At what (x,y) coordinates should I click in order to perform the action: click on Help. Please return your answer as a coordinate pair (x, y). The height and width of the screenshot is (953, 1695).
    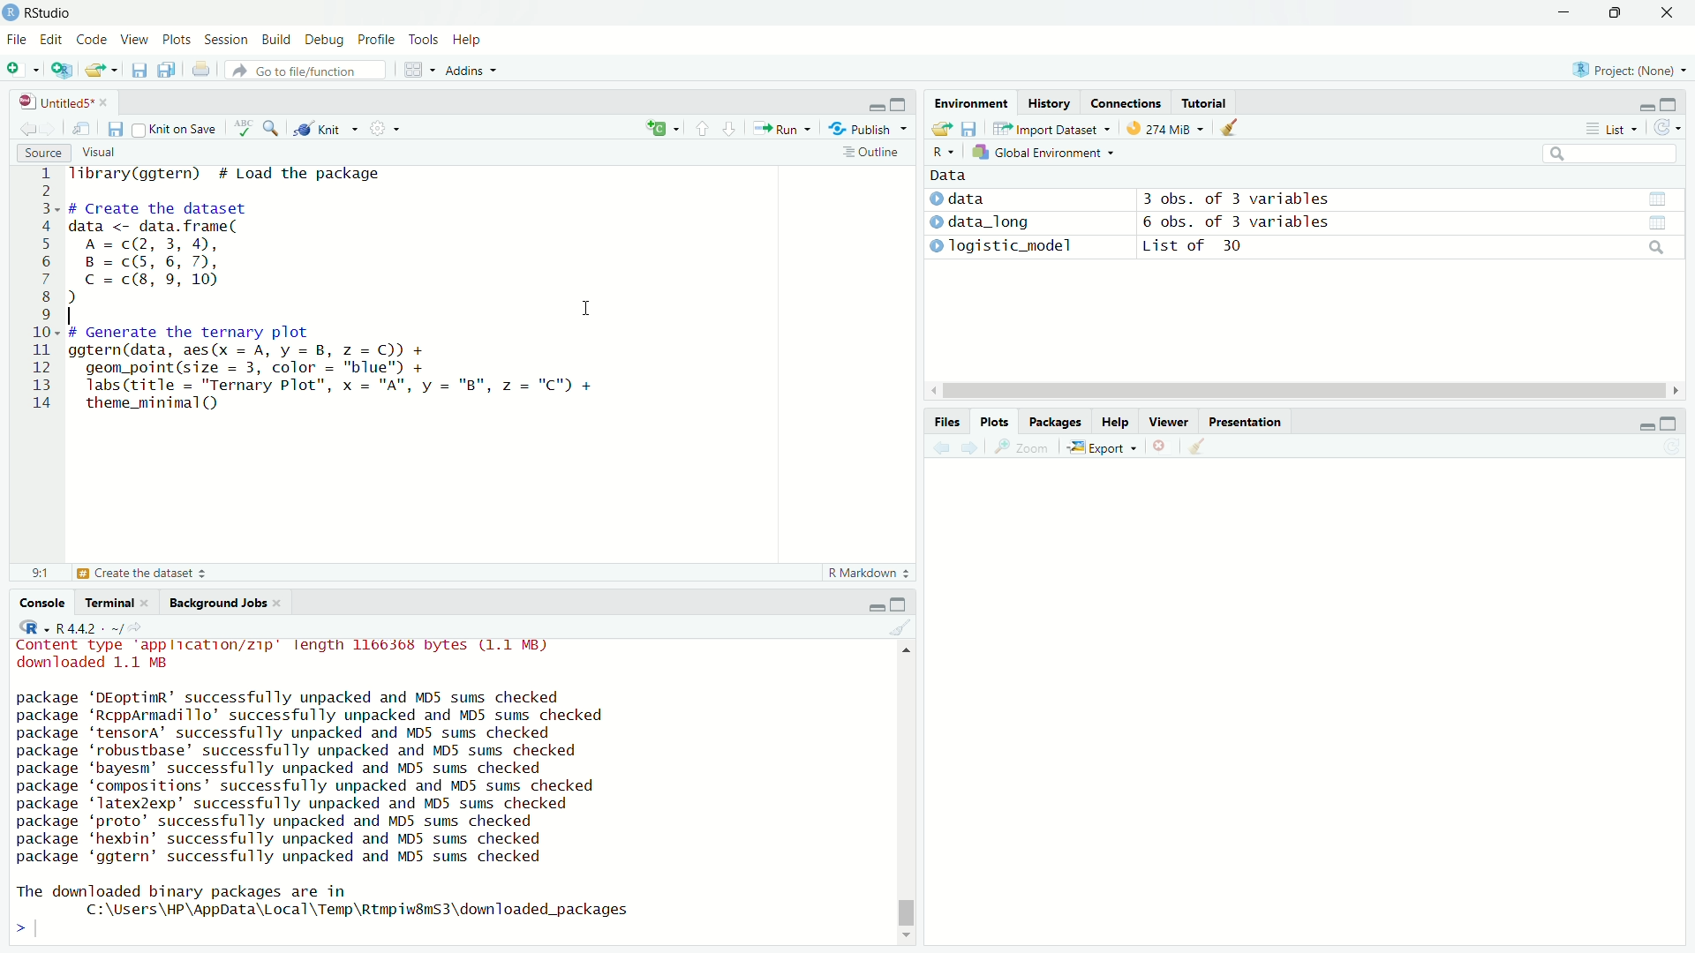
    Looking at the image, I should click on (465, 41).